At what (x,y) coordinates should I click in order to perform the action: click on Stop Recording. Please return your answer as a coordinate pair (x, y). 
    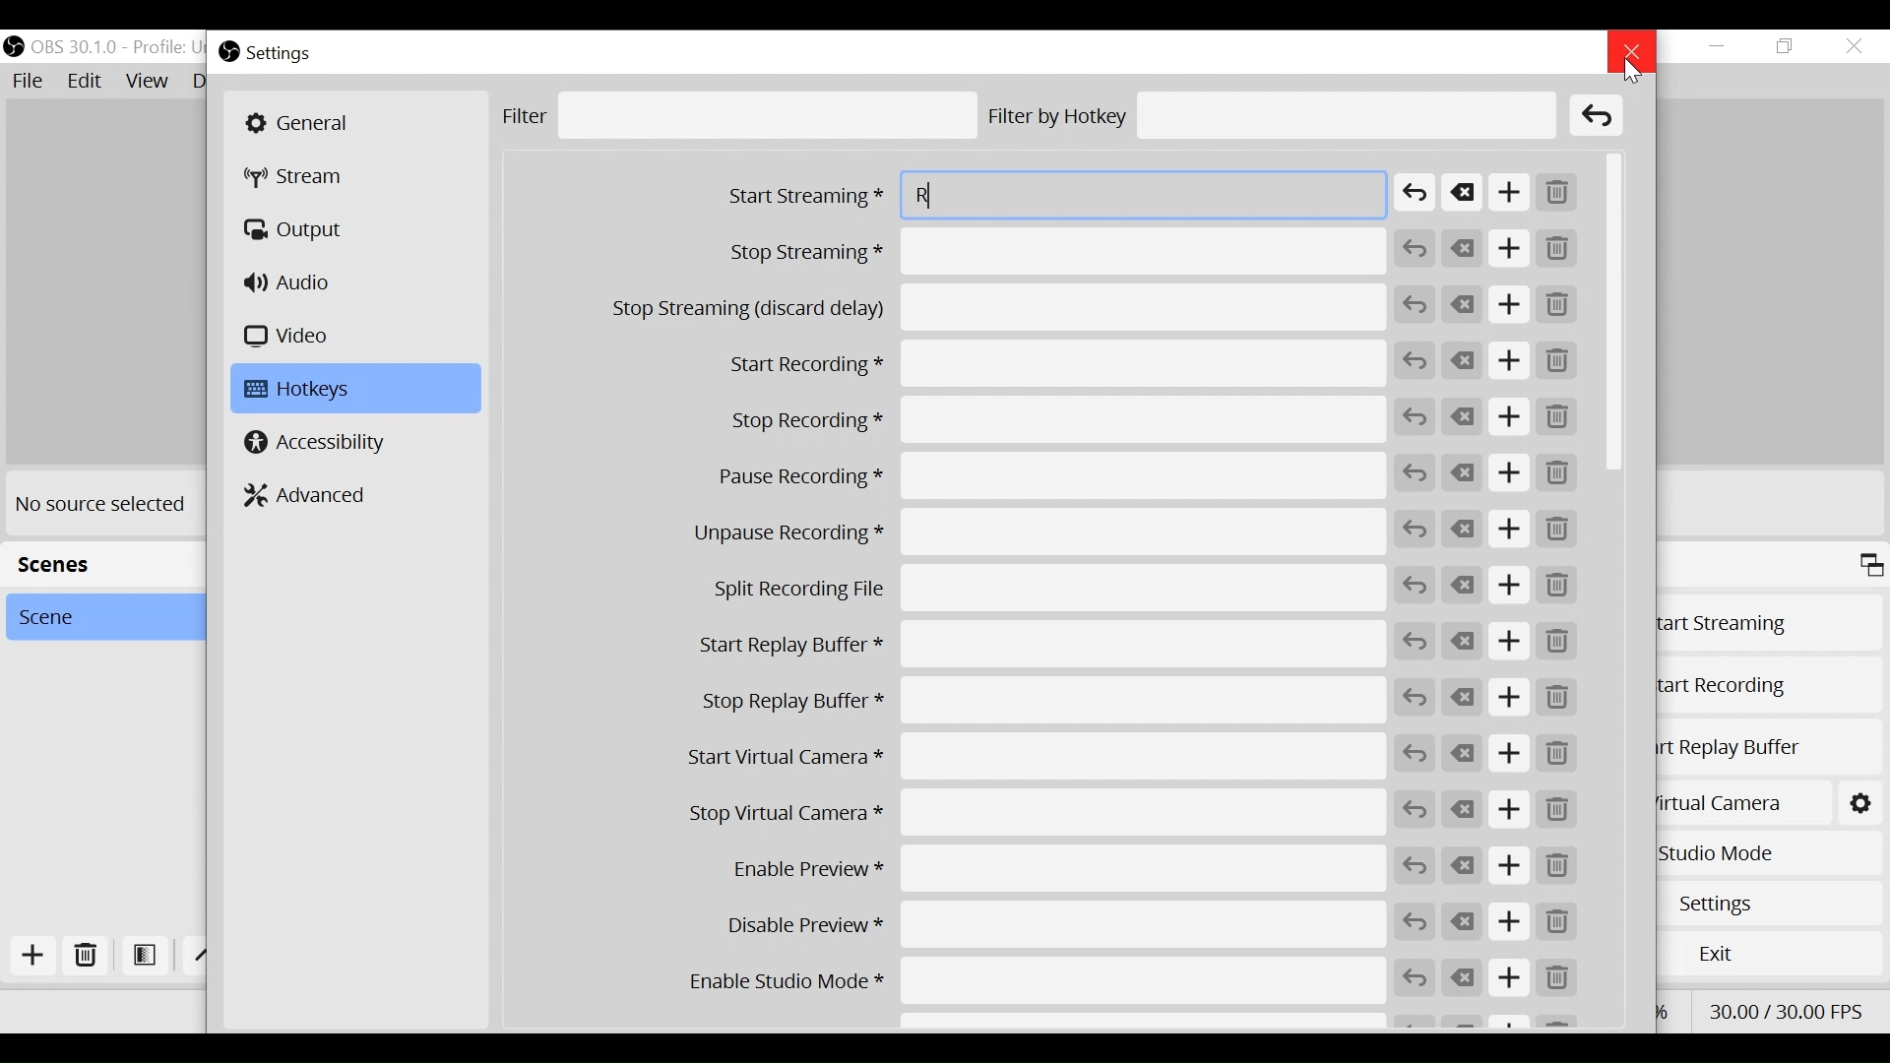
    Looking at the image, I should click on (1037, 421).